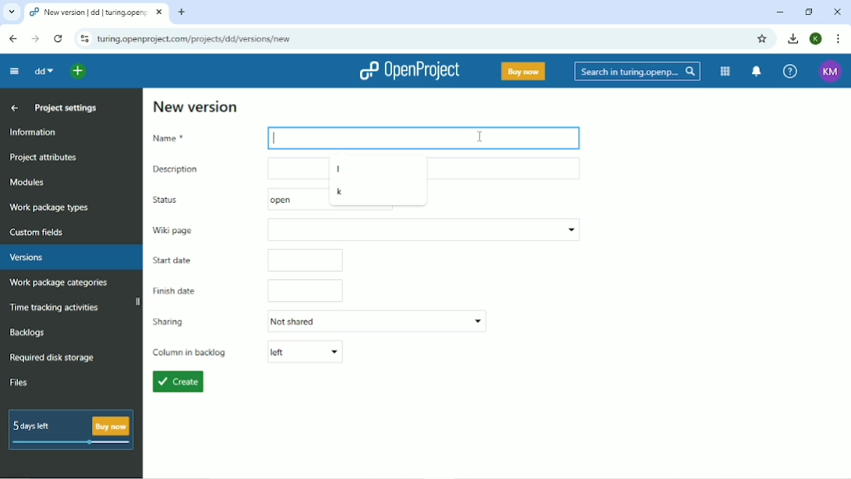 This screenshot has width=851, height=479. Describe the element at coordinates (19, 381) in the screenshot. I see `Files` at that location.